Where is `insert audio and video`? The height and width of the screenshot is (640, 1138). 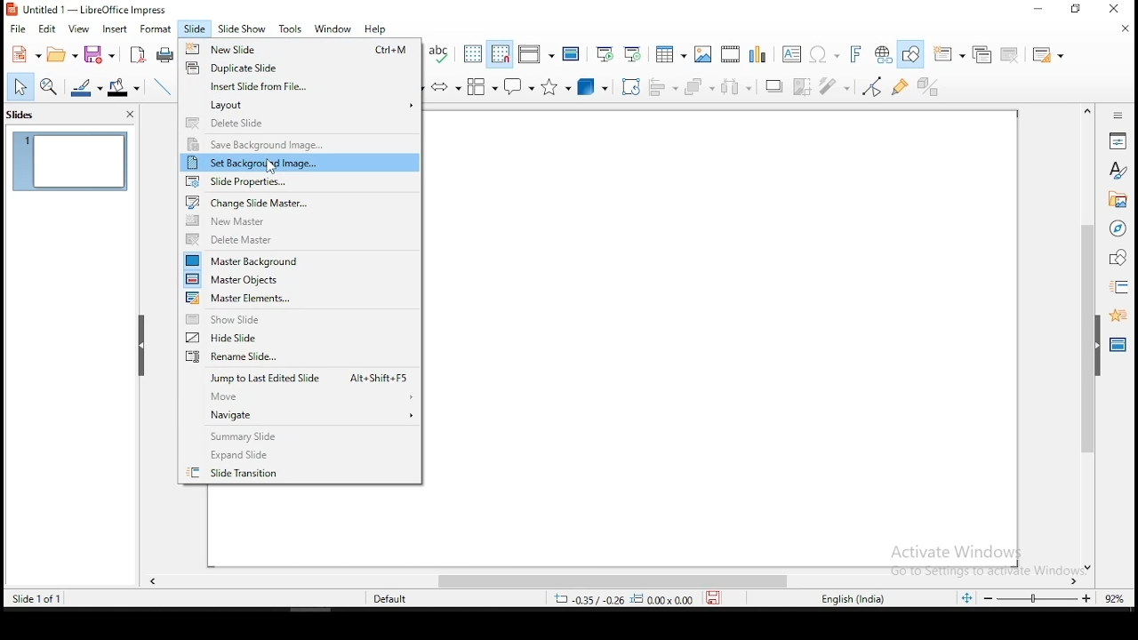 insert audio and video is located at coordinates (731, 54).